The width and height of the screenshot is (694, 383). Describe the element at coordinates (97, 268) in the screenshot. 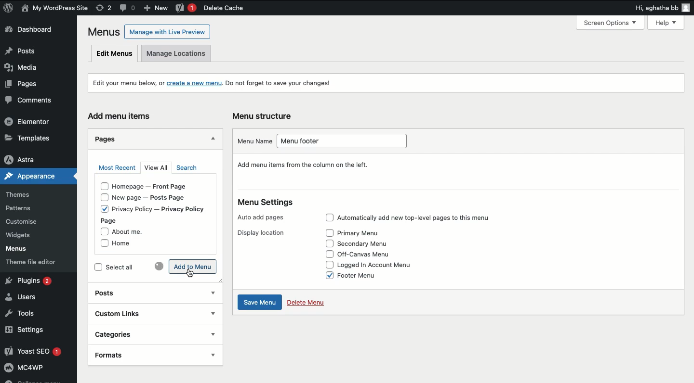

I see `checkbox` at that location.